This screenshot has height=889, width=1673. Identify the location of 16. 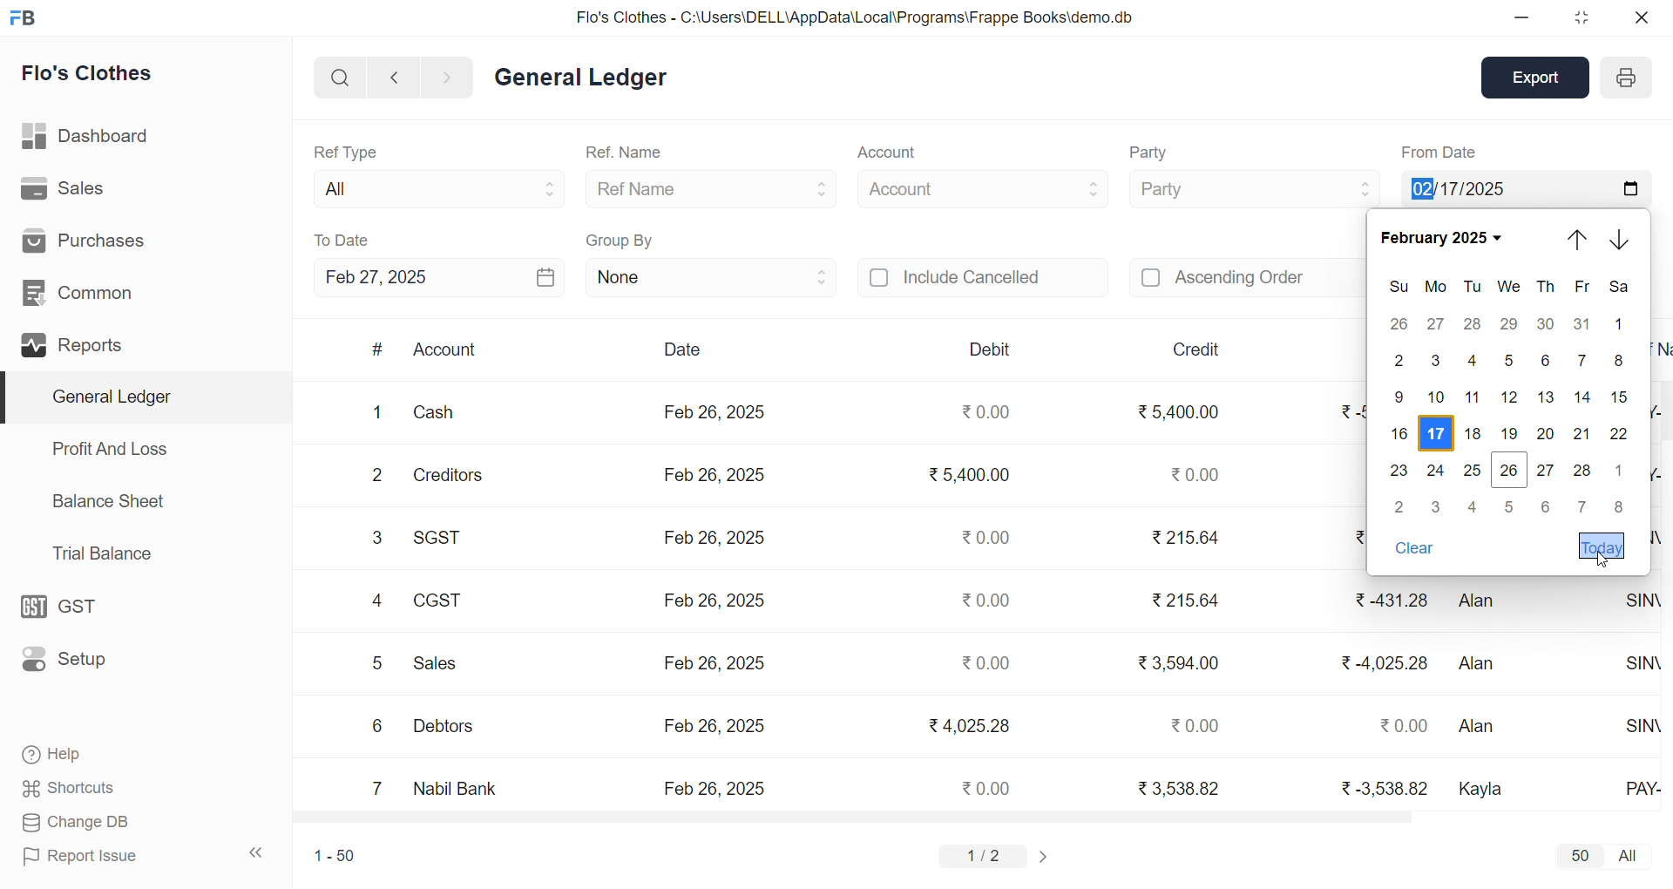
(1400, 431).